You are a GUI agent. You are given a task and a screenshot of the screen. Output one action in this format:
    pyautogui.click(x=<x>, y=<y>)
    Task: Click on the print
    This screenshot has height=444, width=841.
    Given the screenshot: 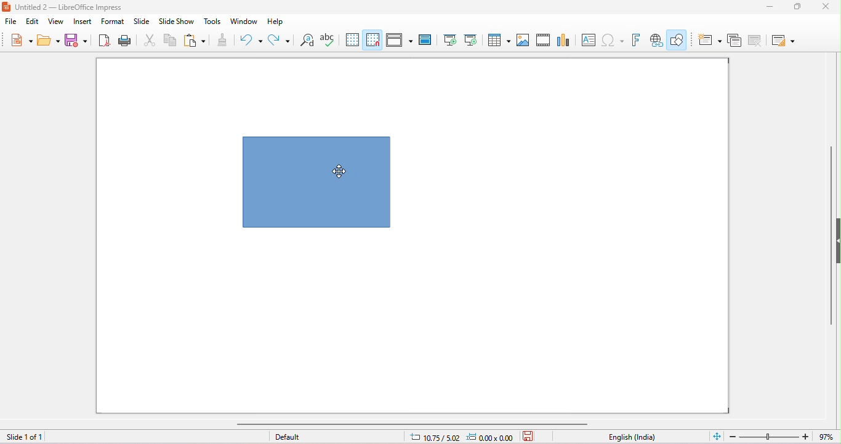 What is the action you would take?
    pyautogui.click(x=124, y=39)
    